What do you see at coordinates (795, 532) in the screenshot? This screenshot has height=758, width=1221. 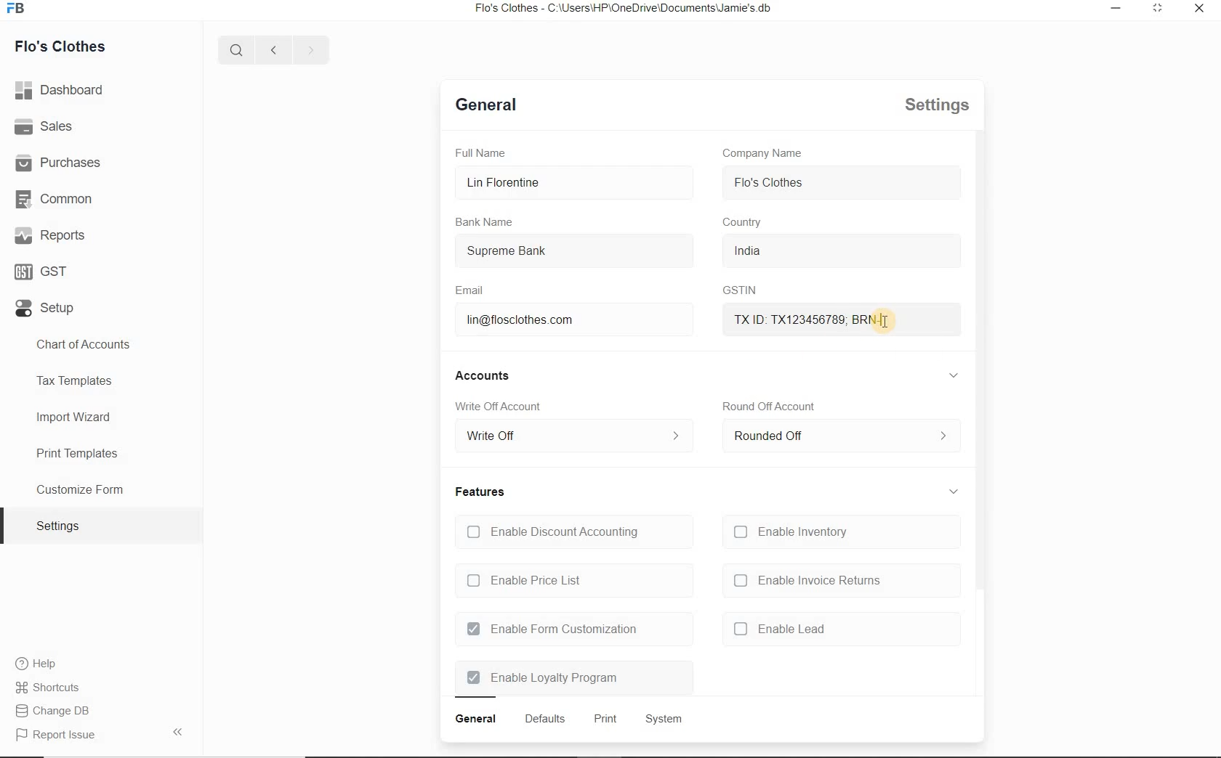 I see `Enable Inventory` at bounding box center [795, 532].